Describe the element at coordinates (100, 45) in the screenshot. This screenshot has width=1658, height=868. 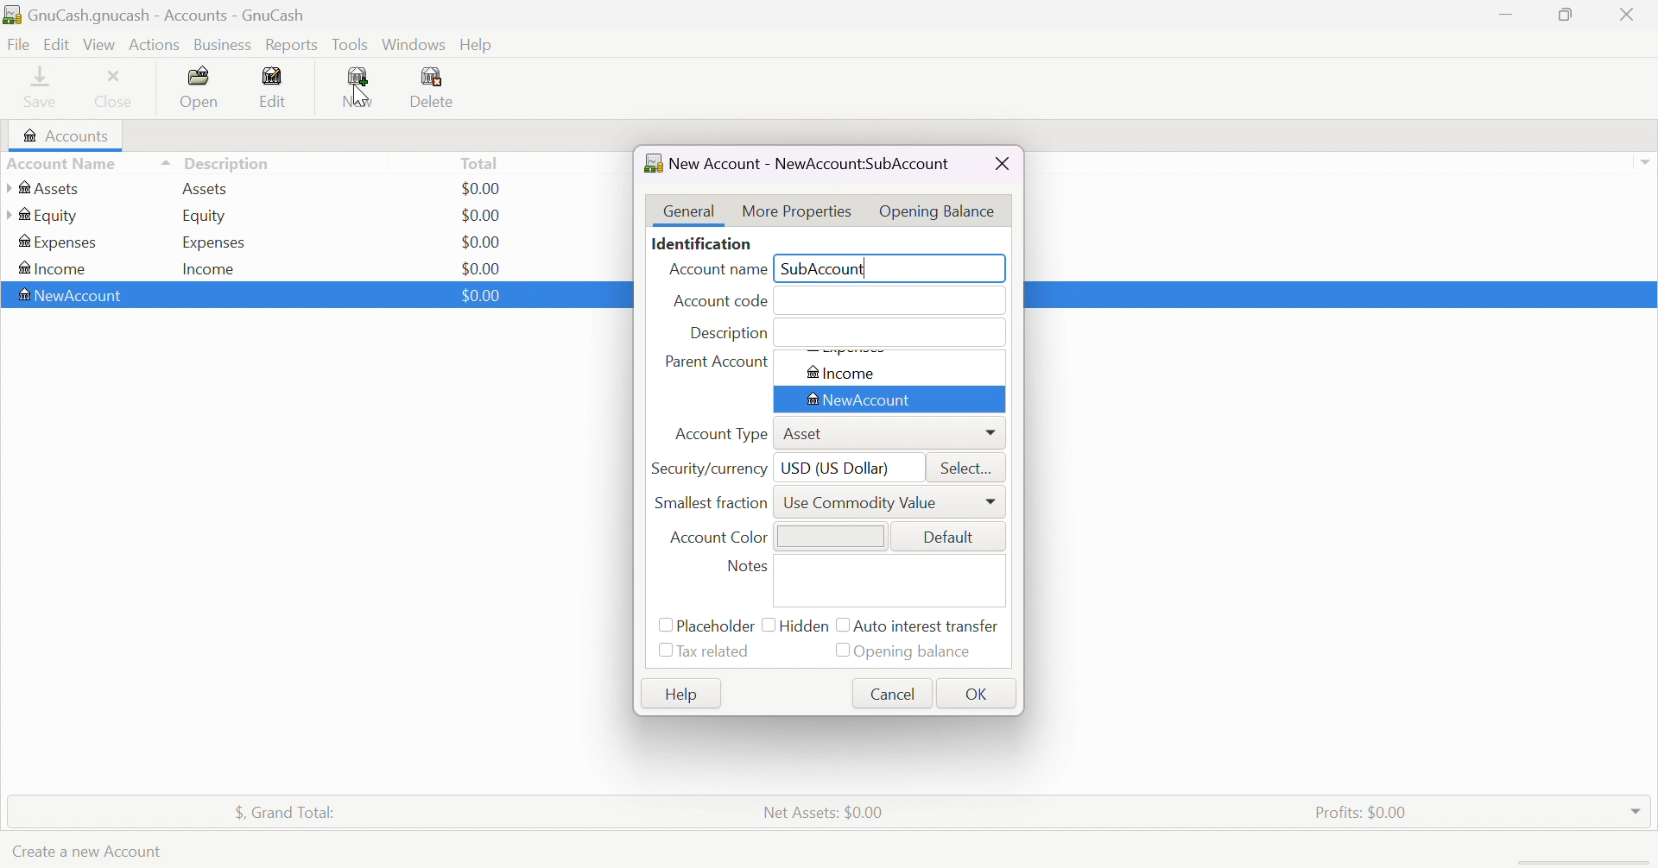
I see `View` at that location.